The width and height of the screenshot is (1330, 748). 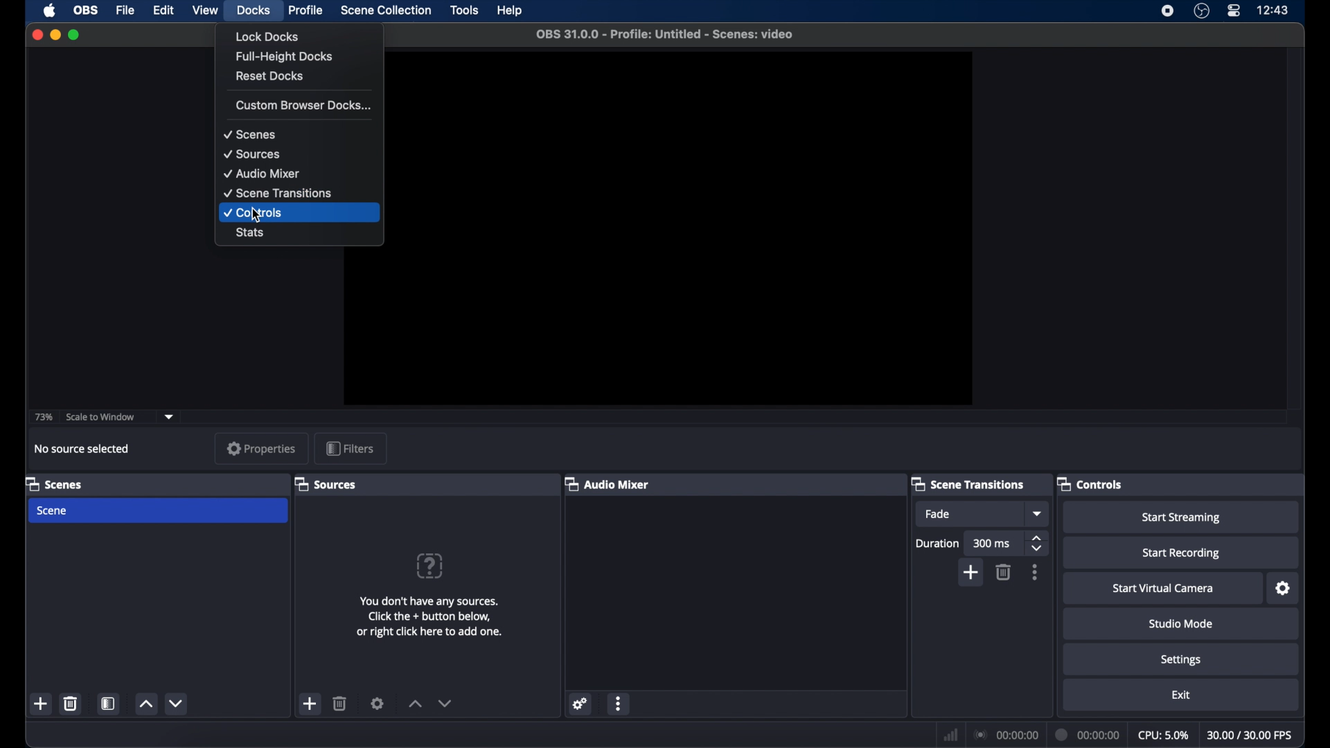 I want to click on add, so click(x=42, y=704).